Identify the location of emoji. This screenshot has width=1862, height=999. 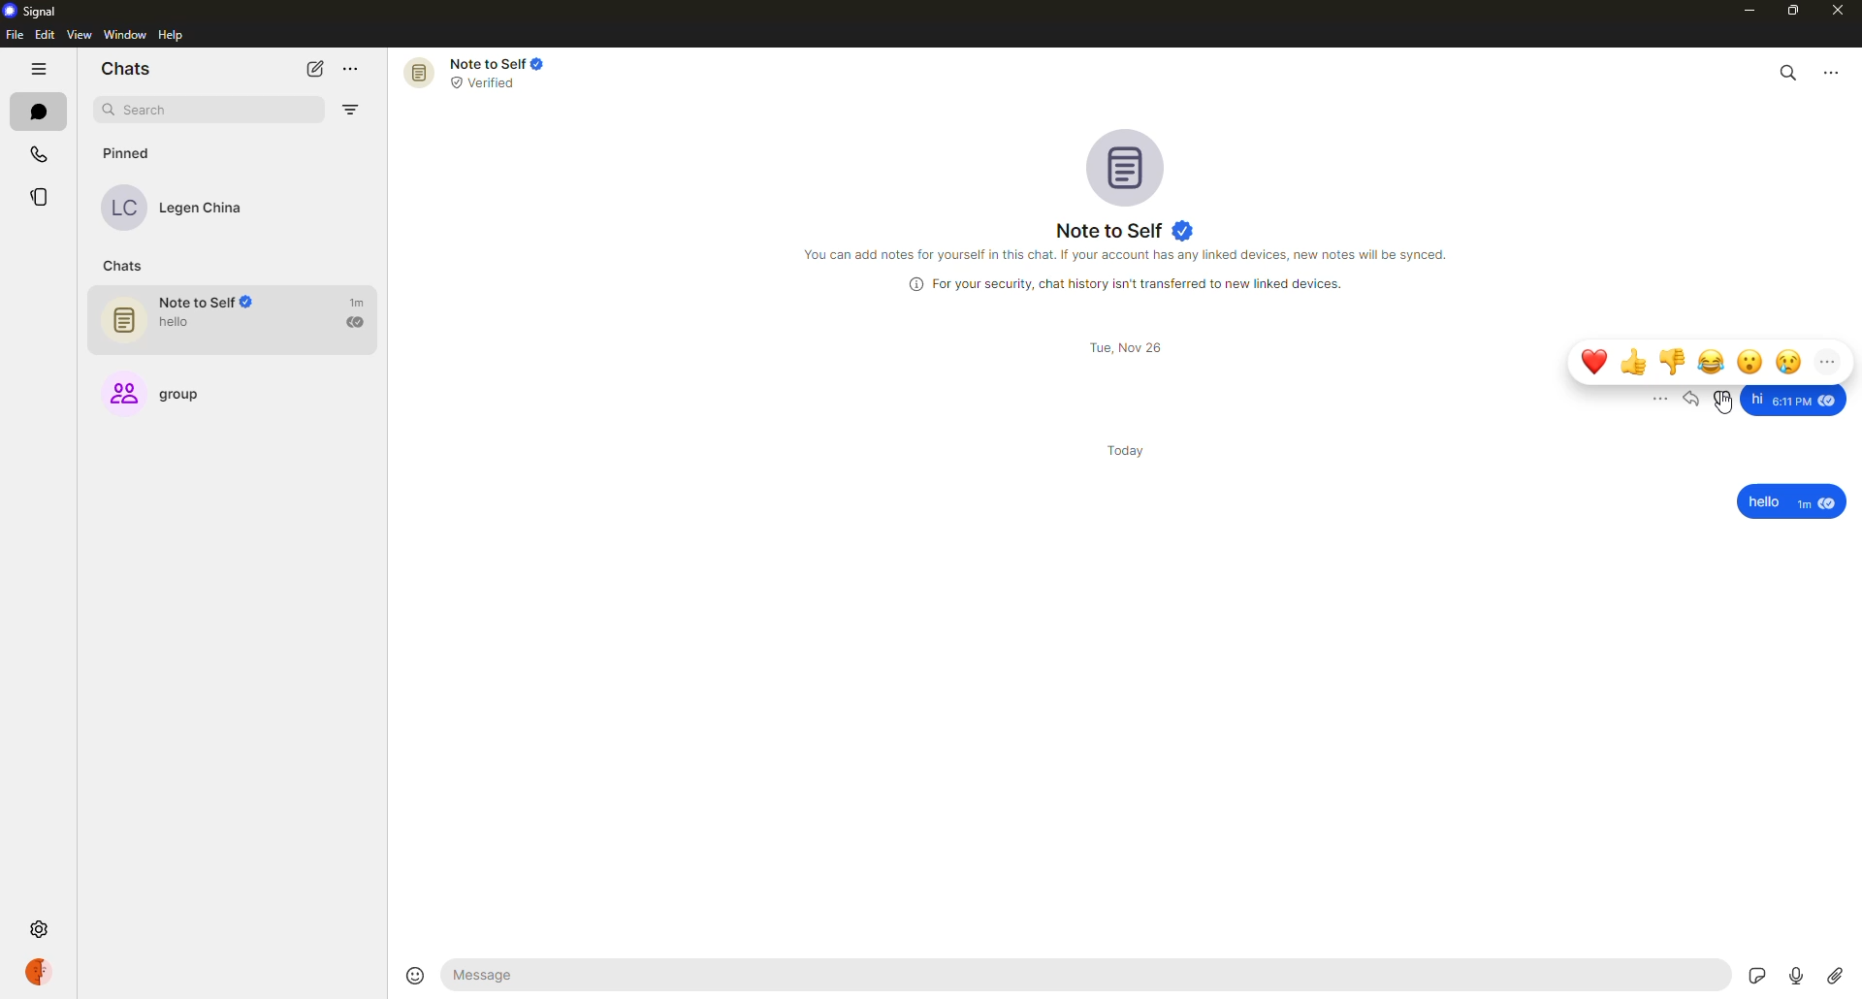
(416, 974).